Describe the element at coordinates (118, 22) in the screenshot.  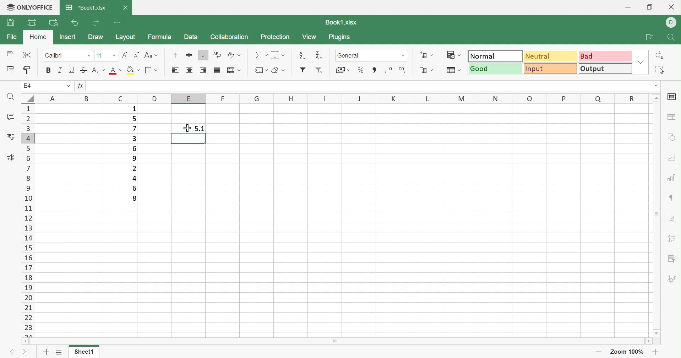
I see `Customize Quick Access Toolbar` at that location.